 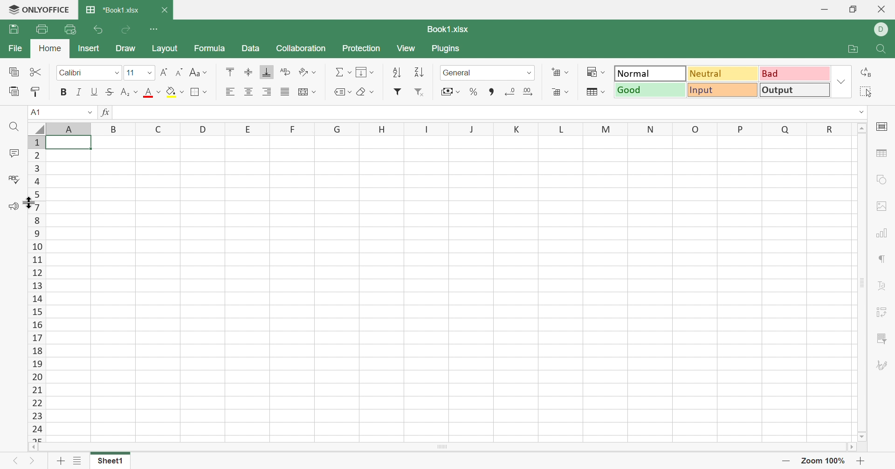 What do you see at coordinates (862, 112) in the screenshot?
I see `Drop Down` at bounding box center [862, 112].